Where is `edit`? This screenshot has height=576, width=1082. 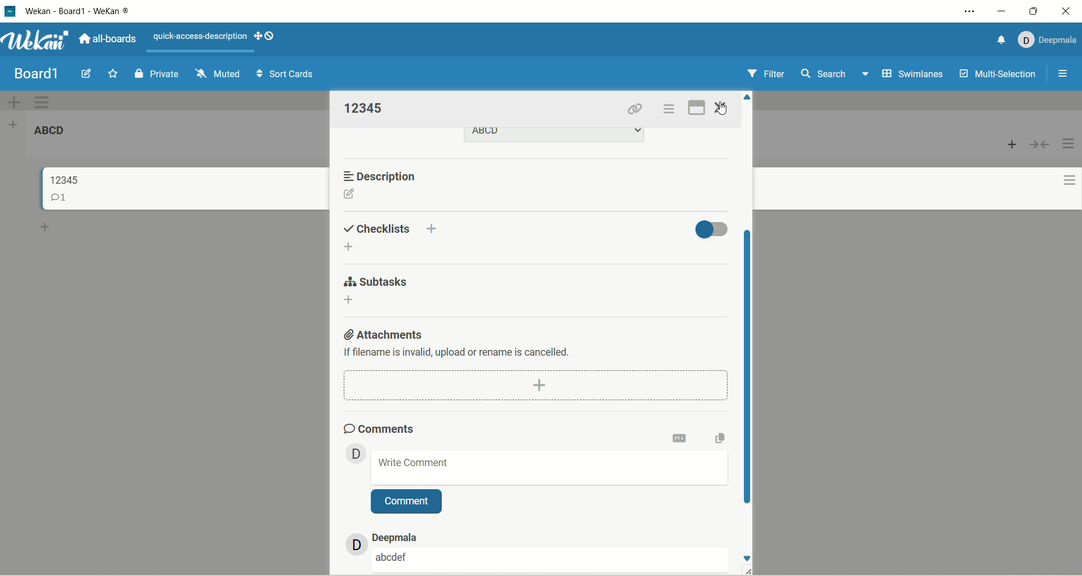 edit is located at coordinates (349, 196).